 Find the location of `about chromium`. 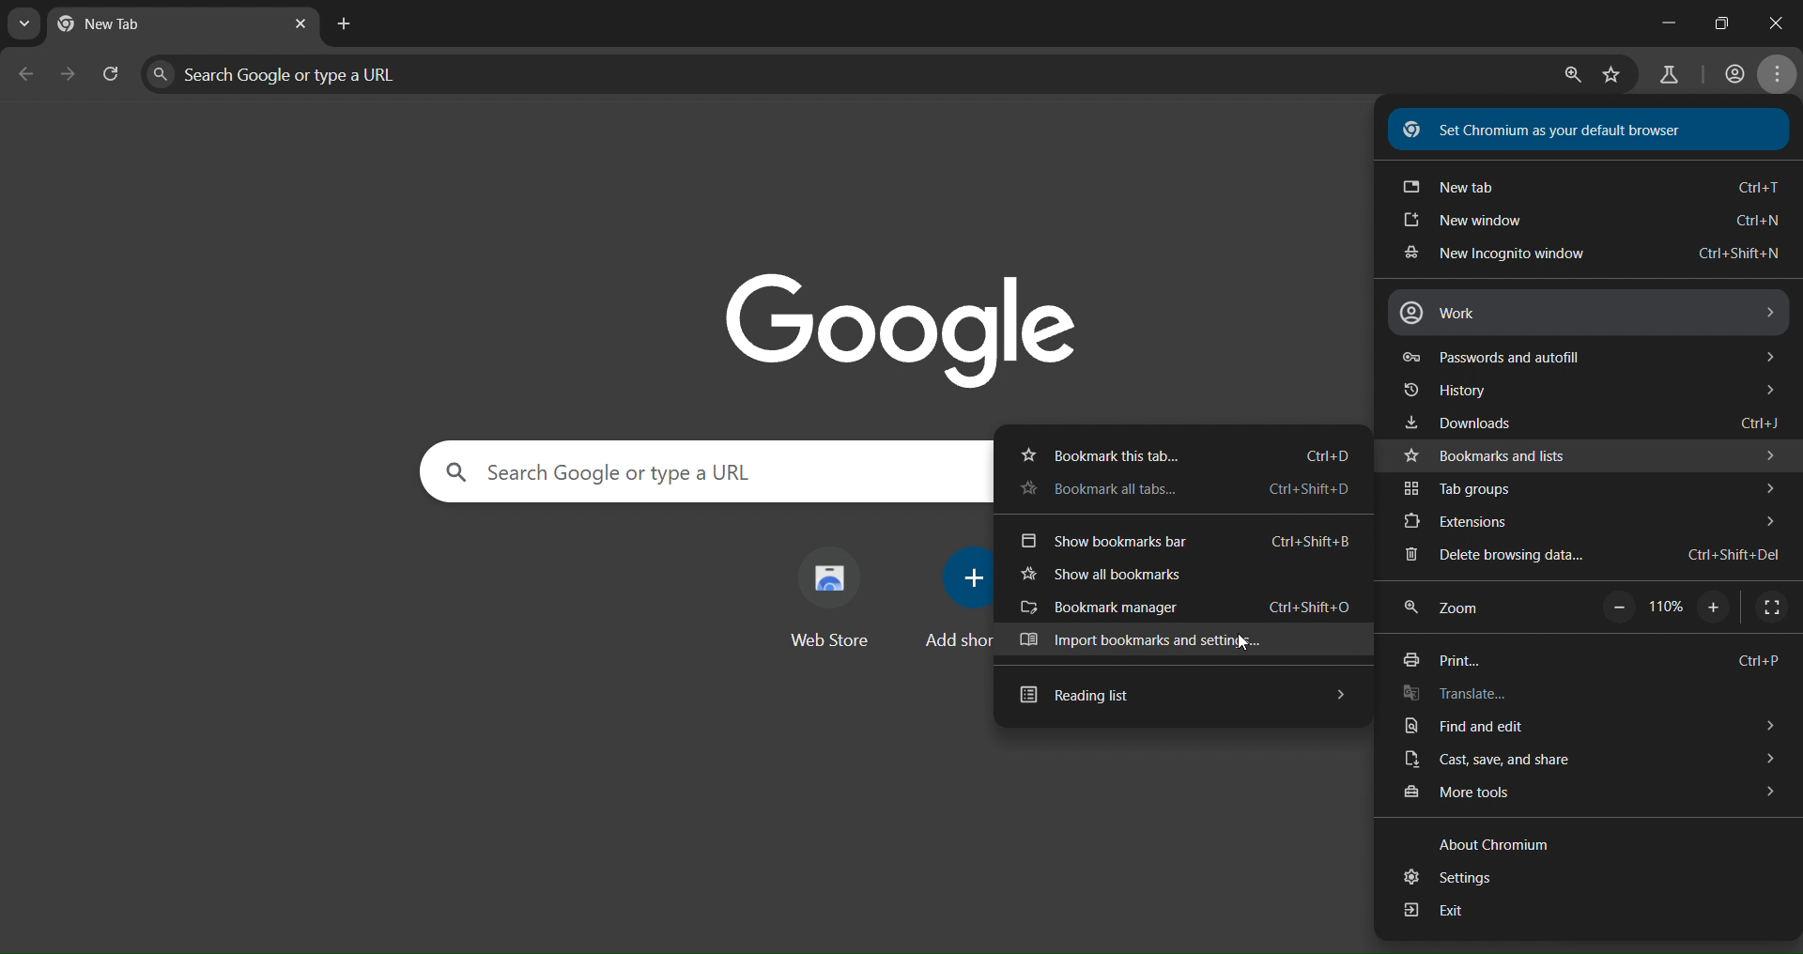

about chromium is located at coordinates (1502, 842).